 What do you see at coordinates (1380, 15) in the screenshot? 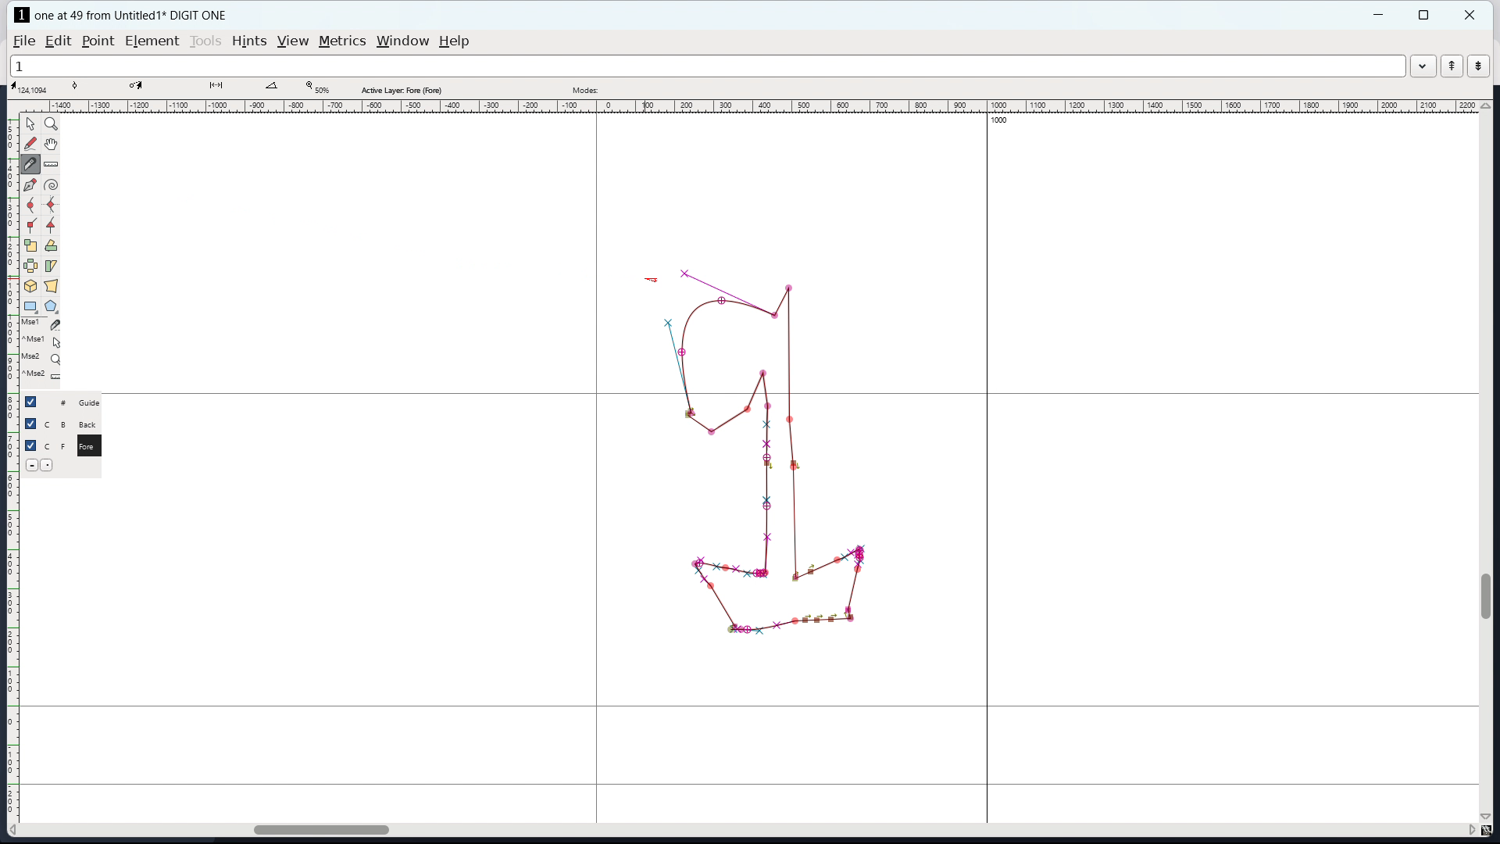
I see `minimize` at bounding box center [1380, 15].